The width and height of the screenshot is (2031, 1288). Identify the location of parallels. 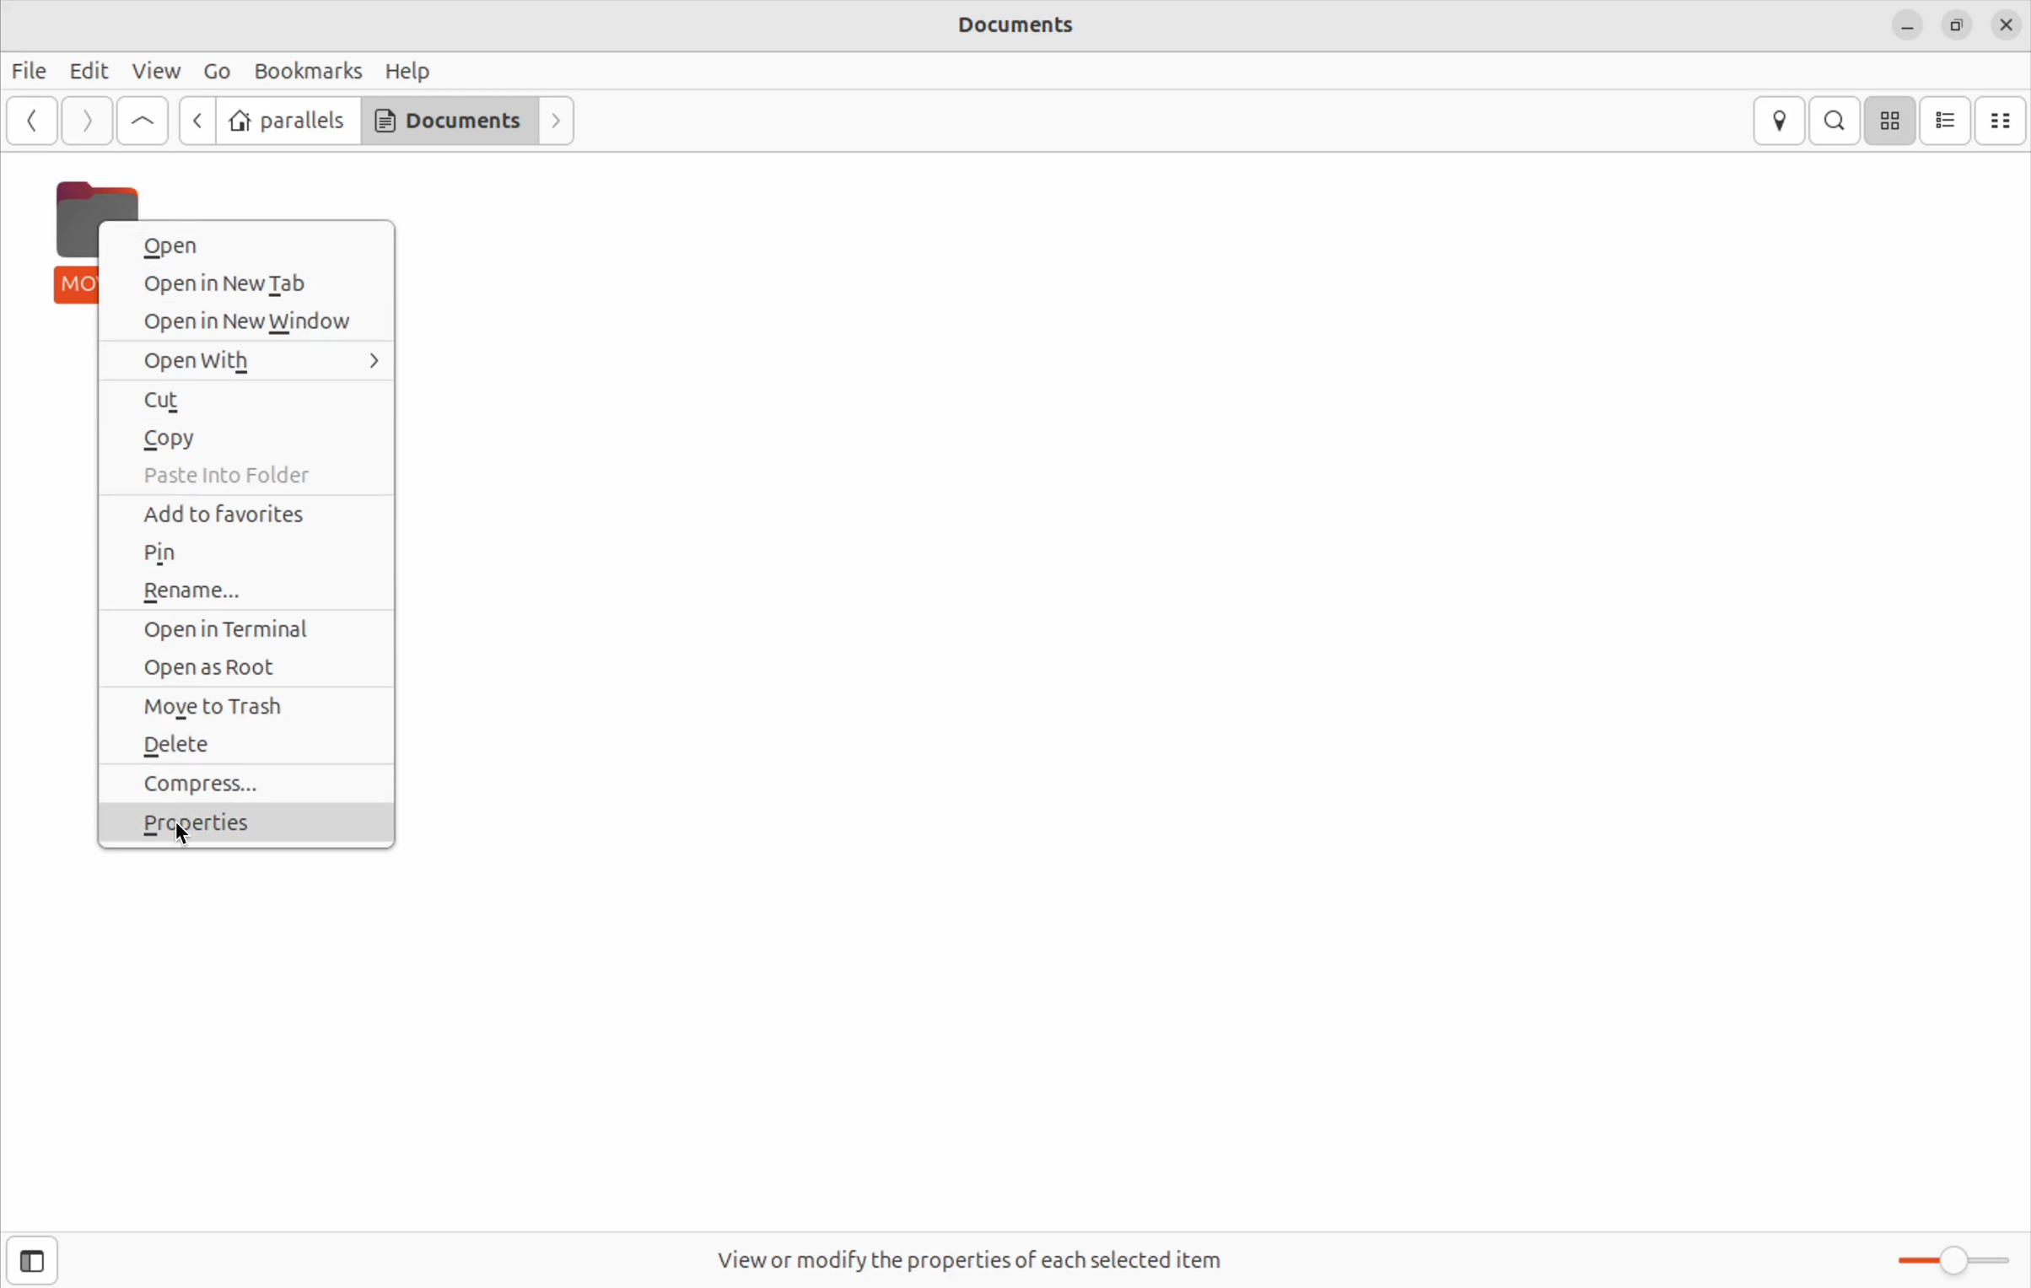
(288, 121).